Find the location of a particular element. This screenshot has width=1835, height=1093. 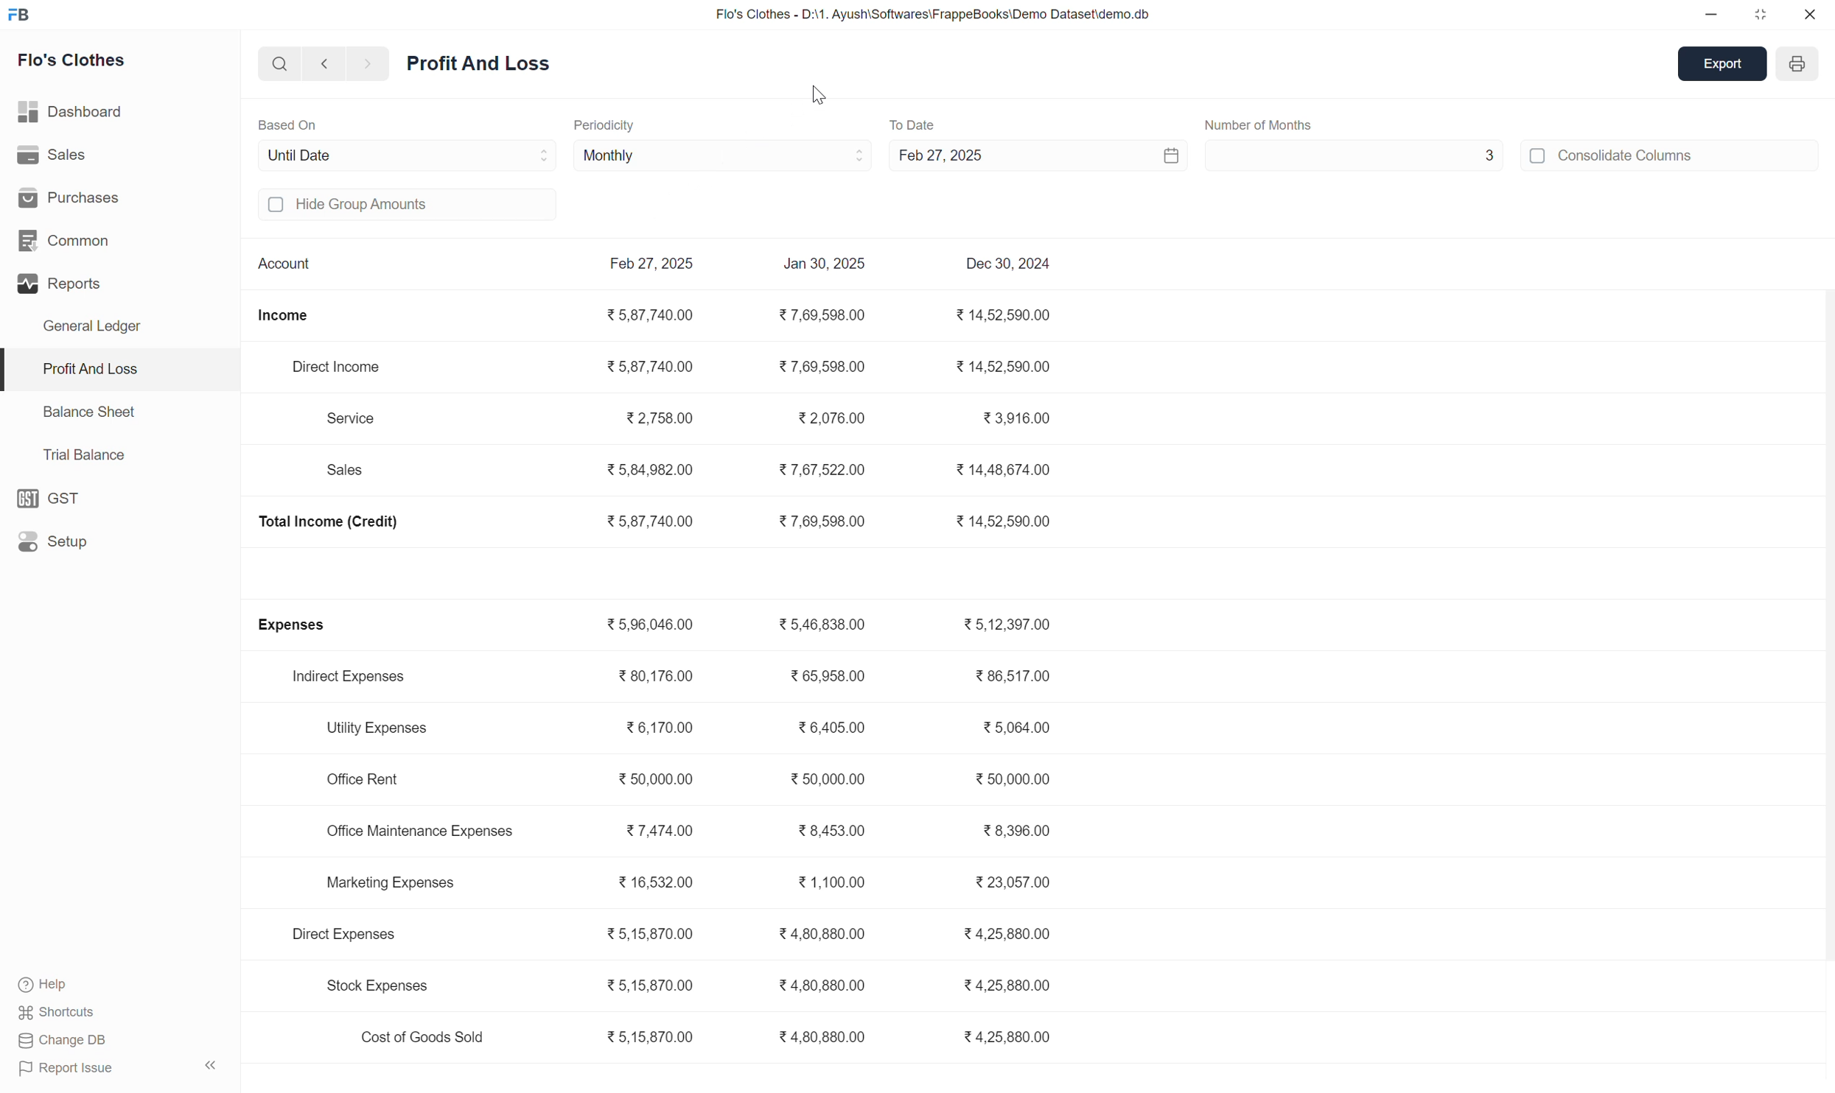

₹5,87,740.00 is located at coordinates (648, 315).